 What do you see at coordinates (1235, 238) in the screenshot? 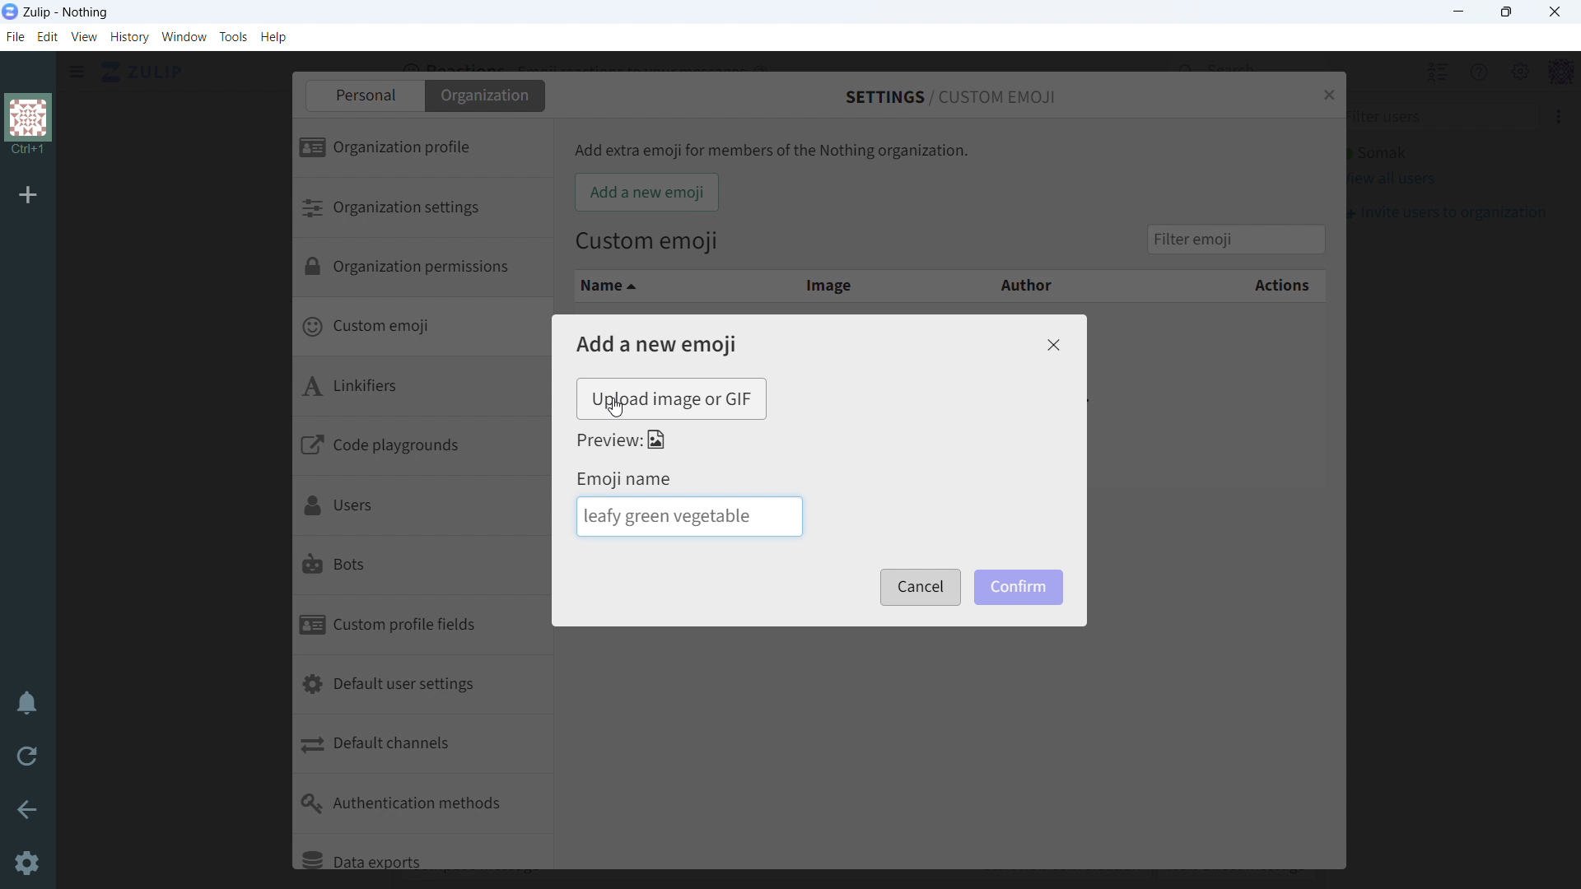
I see `filter emoji` at bounding box center [1235, 238].